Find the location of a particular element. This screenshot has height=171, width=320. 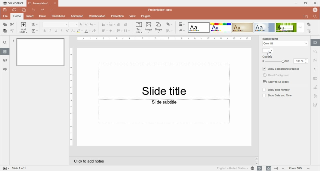

bullets is located at coordinates (105, 24).